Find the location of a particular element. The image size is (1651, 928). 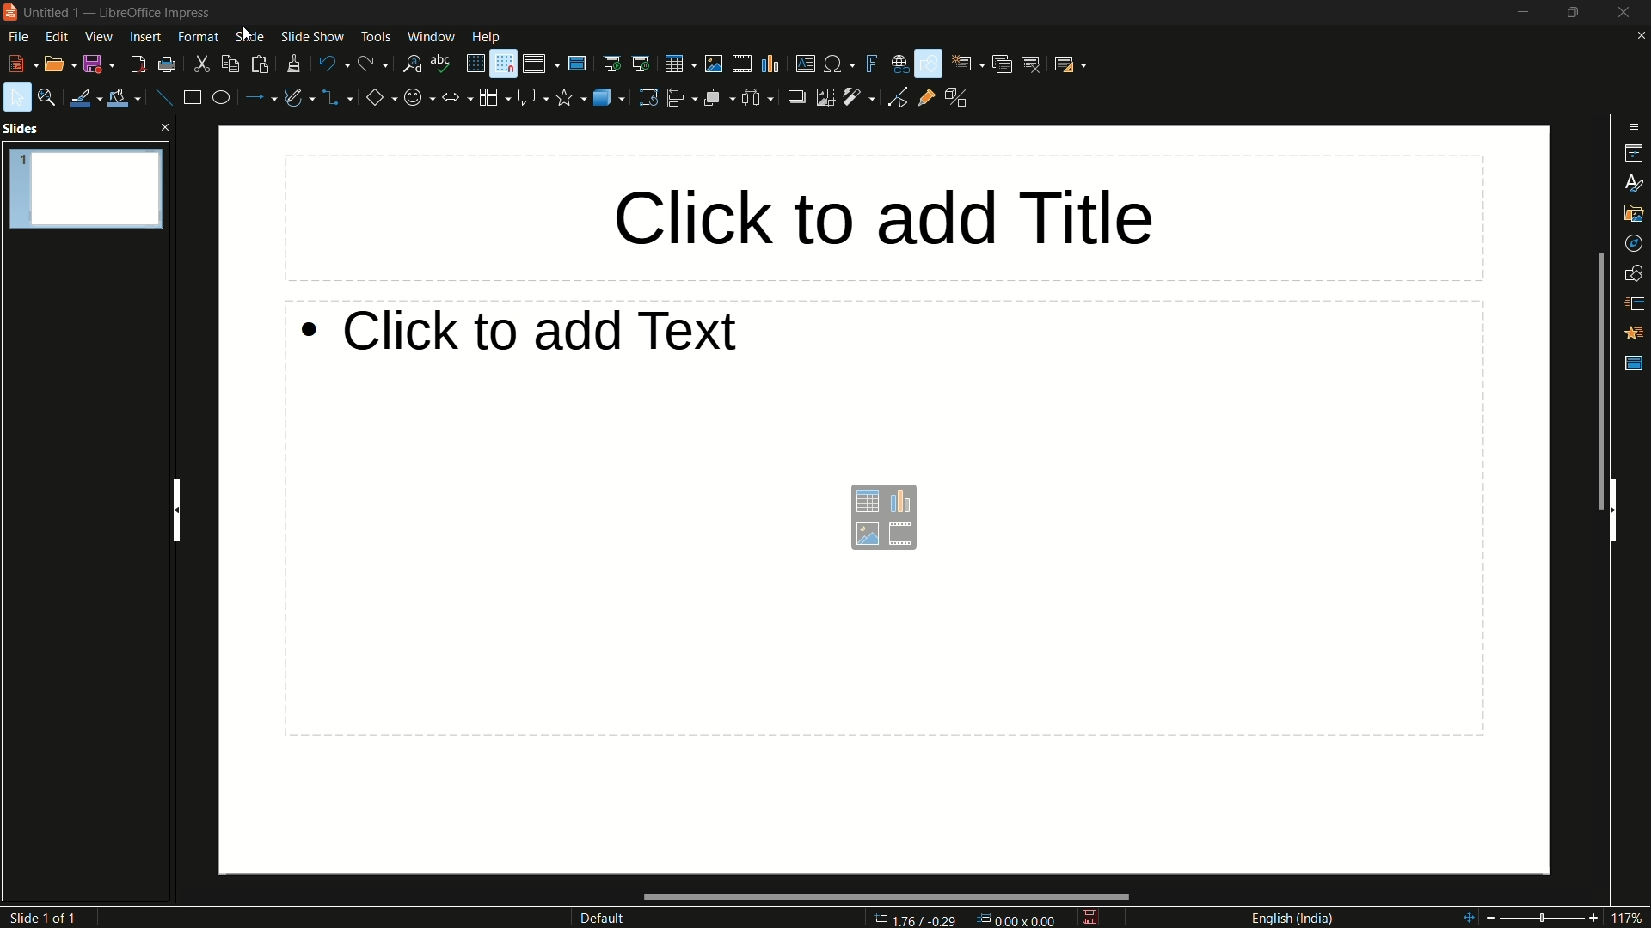

insert special characters is located at coordinates (839, 64).